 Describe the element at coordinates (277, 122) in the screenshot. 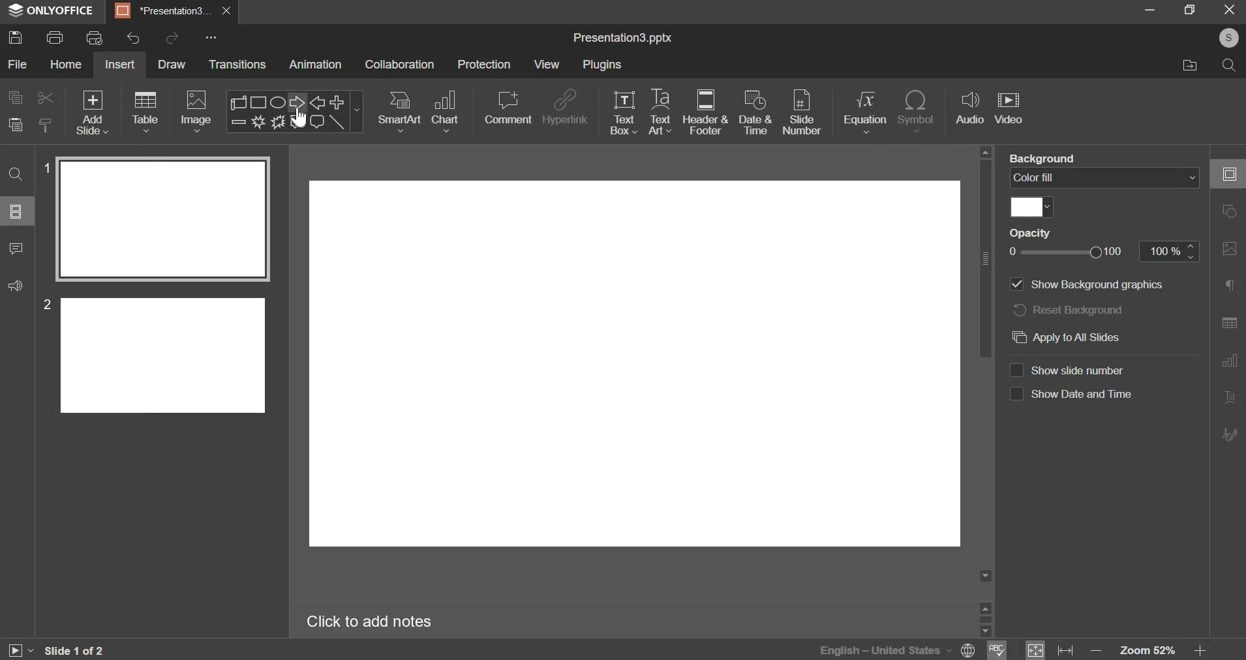

I see `explosion 2` at that location.